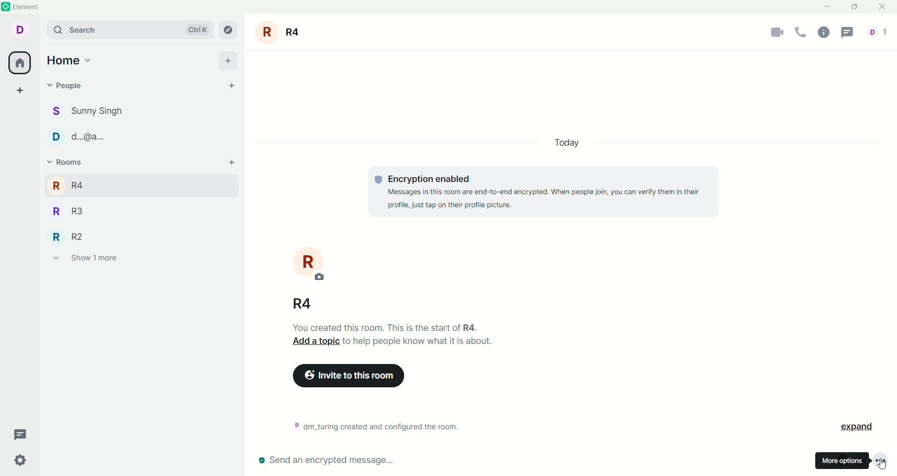  I want to click on video call, so click(770, 35).